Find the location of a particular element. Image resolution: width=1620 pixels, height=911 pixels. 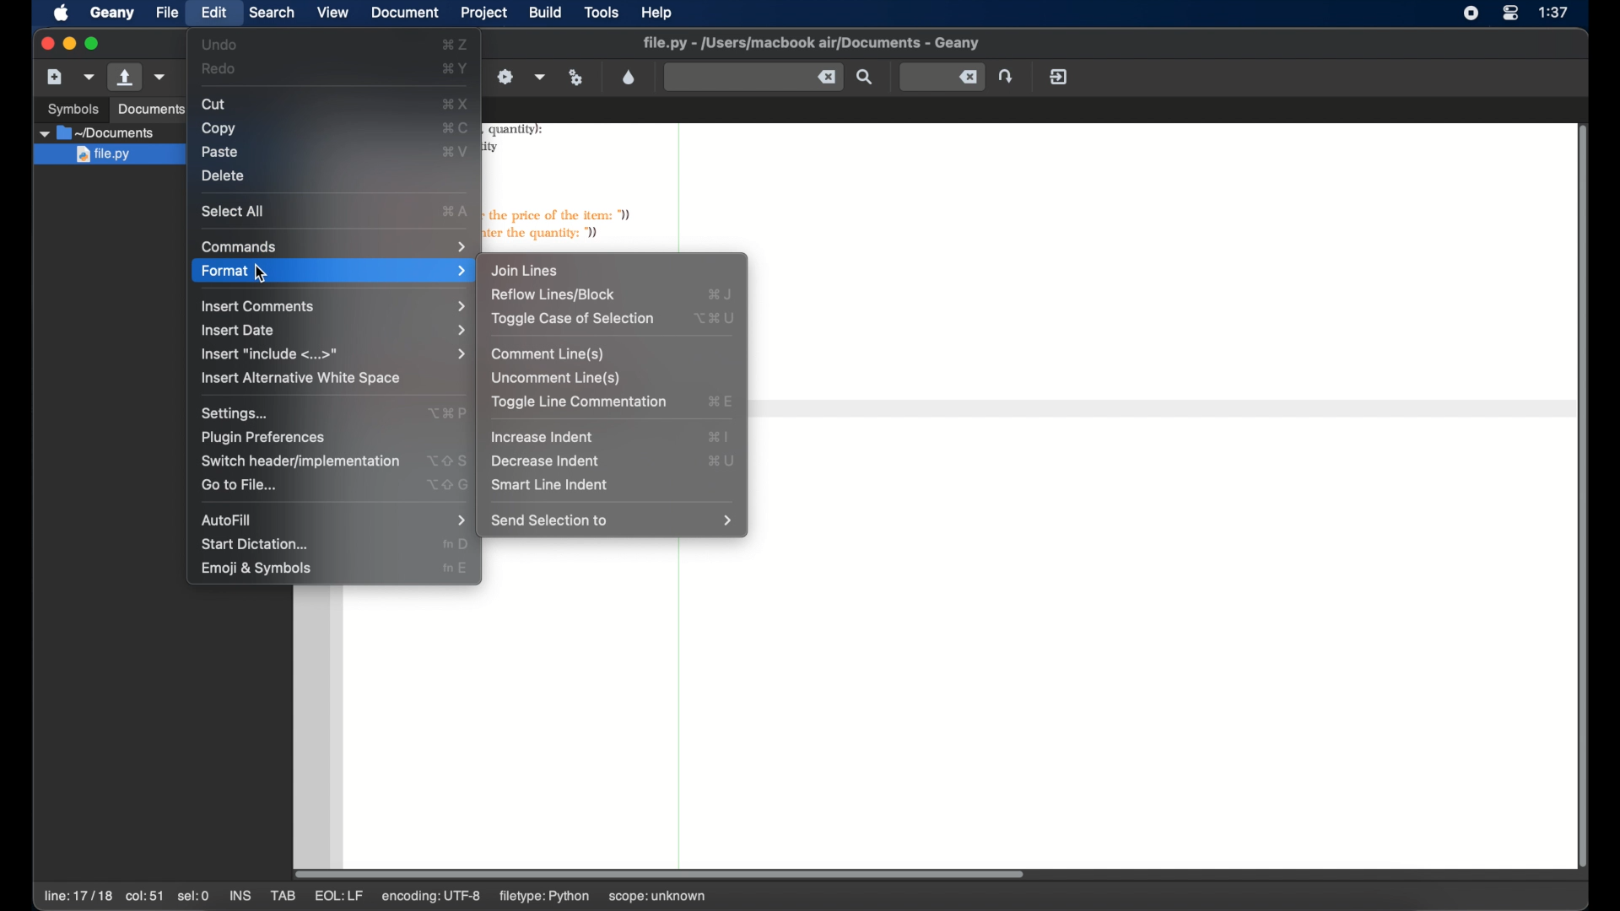

tools is located at coordinates (602, 13).